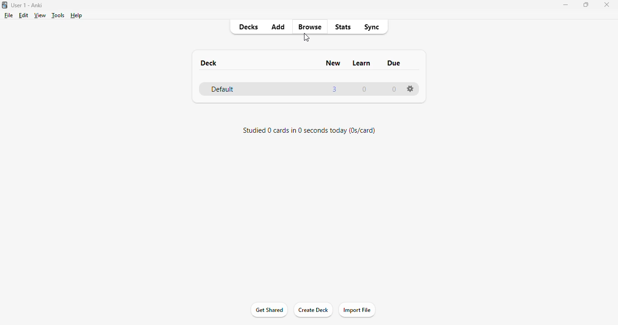 This screenshot has height=325, width=618. Describe the element at coordinates (249, 27) in the screenshot. I see `decks` at that location.